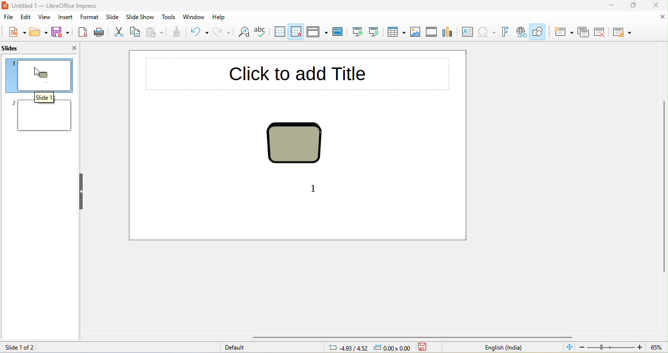 Image resolution: width=668 pixels, height=353 pixels. What do you see at coordinates (294, 142) in the screenshot?
I see `shape` at bounding box center [294, 142].